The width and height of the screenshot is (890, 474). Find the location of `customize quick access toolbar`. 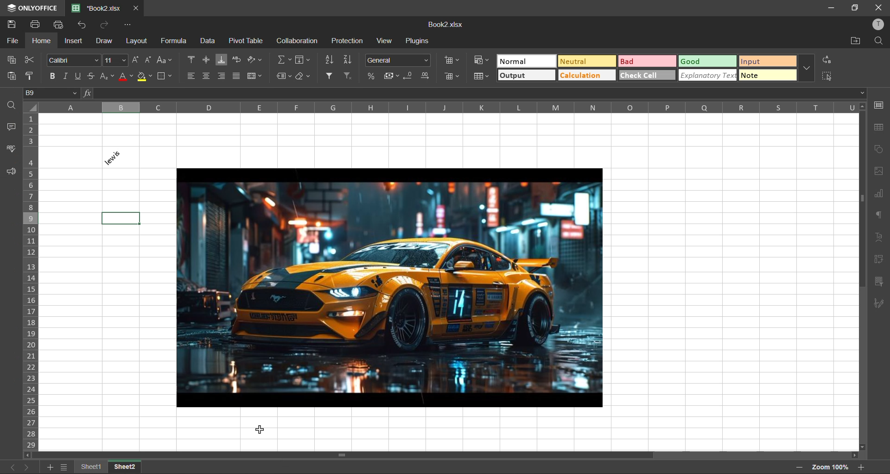

customize quick access toolbar is located at coordinates (127, 25).